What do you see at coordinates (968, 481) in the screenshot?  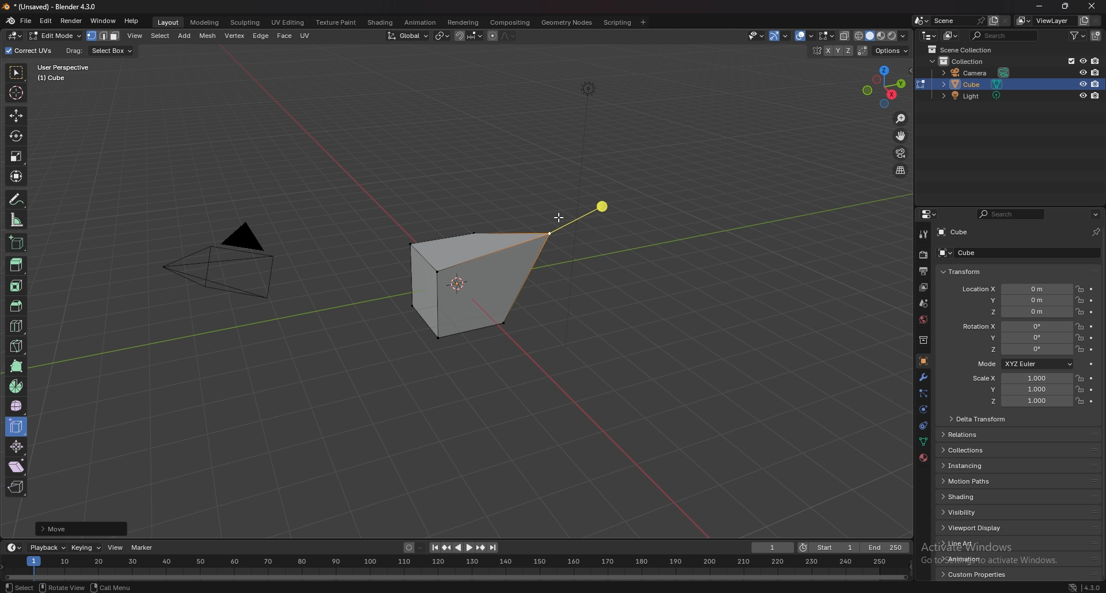 I see `motion paths` at bounding box center [968, 481].